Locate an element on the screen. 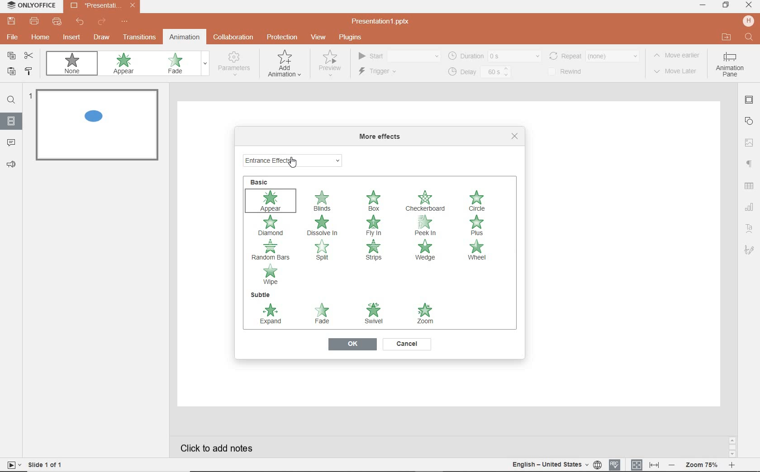  DIAMOND is located at coordinates (272, 226).